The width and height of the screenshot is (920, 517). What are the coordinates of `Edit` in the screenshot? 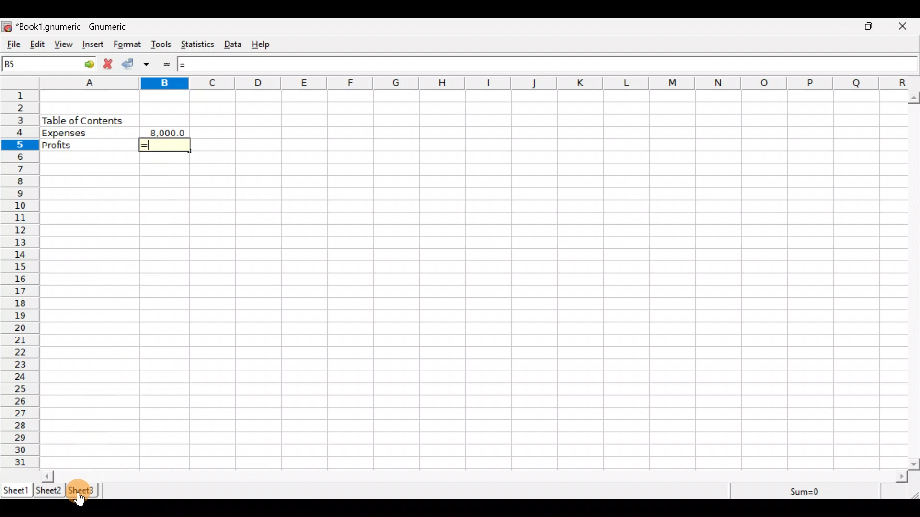 It's located at (37, 45).